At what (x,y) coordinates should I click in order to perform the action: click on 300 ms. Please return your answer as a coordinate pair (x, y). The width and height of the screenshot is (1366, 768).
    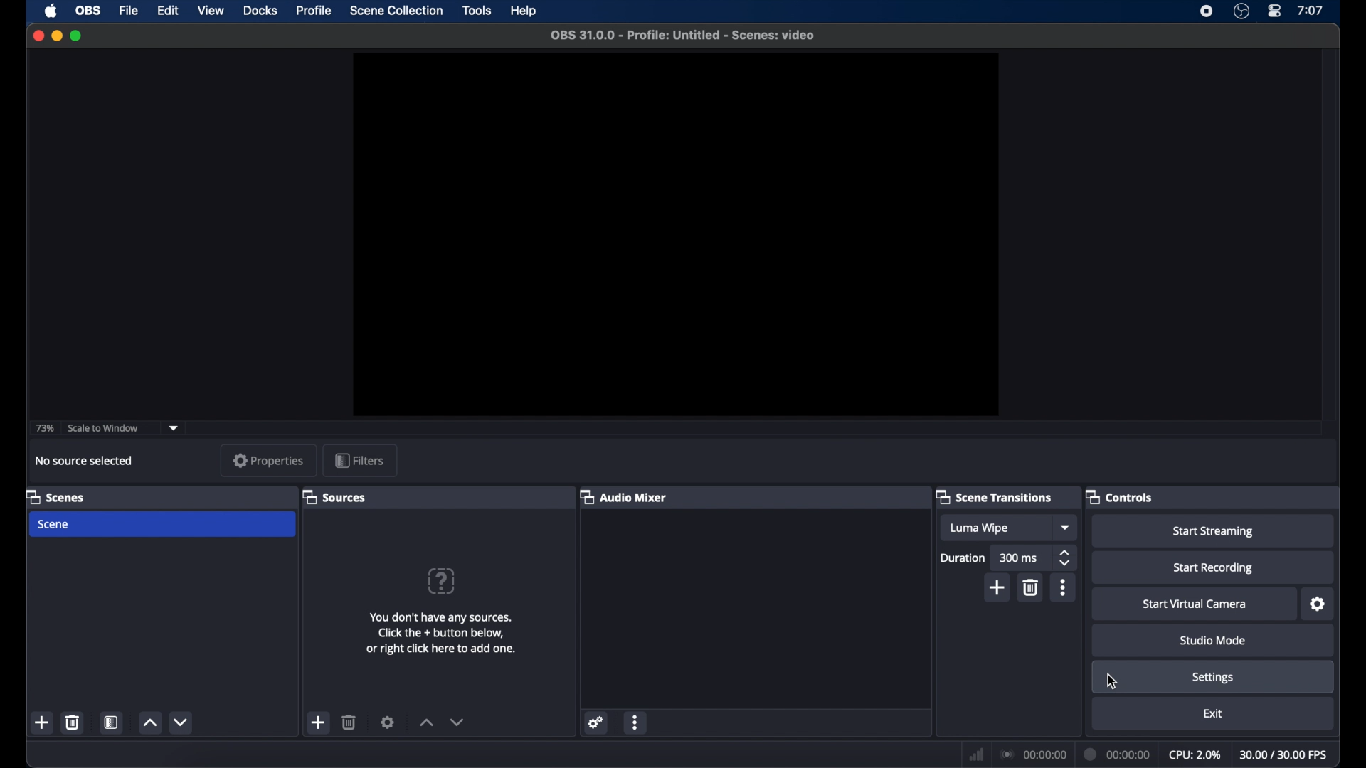
    Looking at the image, I should click on (1019, 559).